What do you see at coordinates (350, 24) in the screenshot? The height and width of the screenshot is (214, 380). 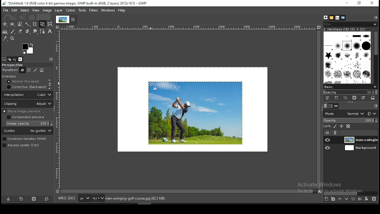 I see `brushes filter` at bounding box center [350, 24].